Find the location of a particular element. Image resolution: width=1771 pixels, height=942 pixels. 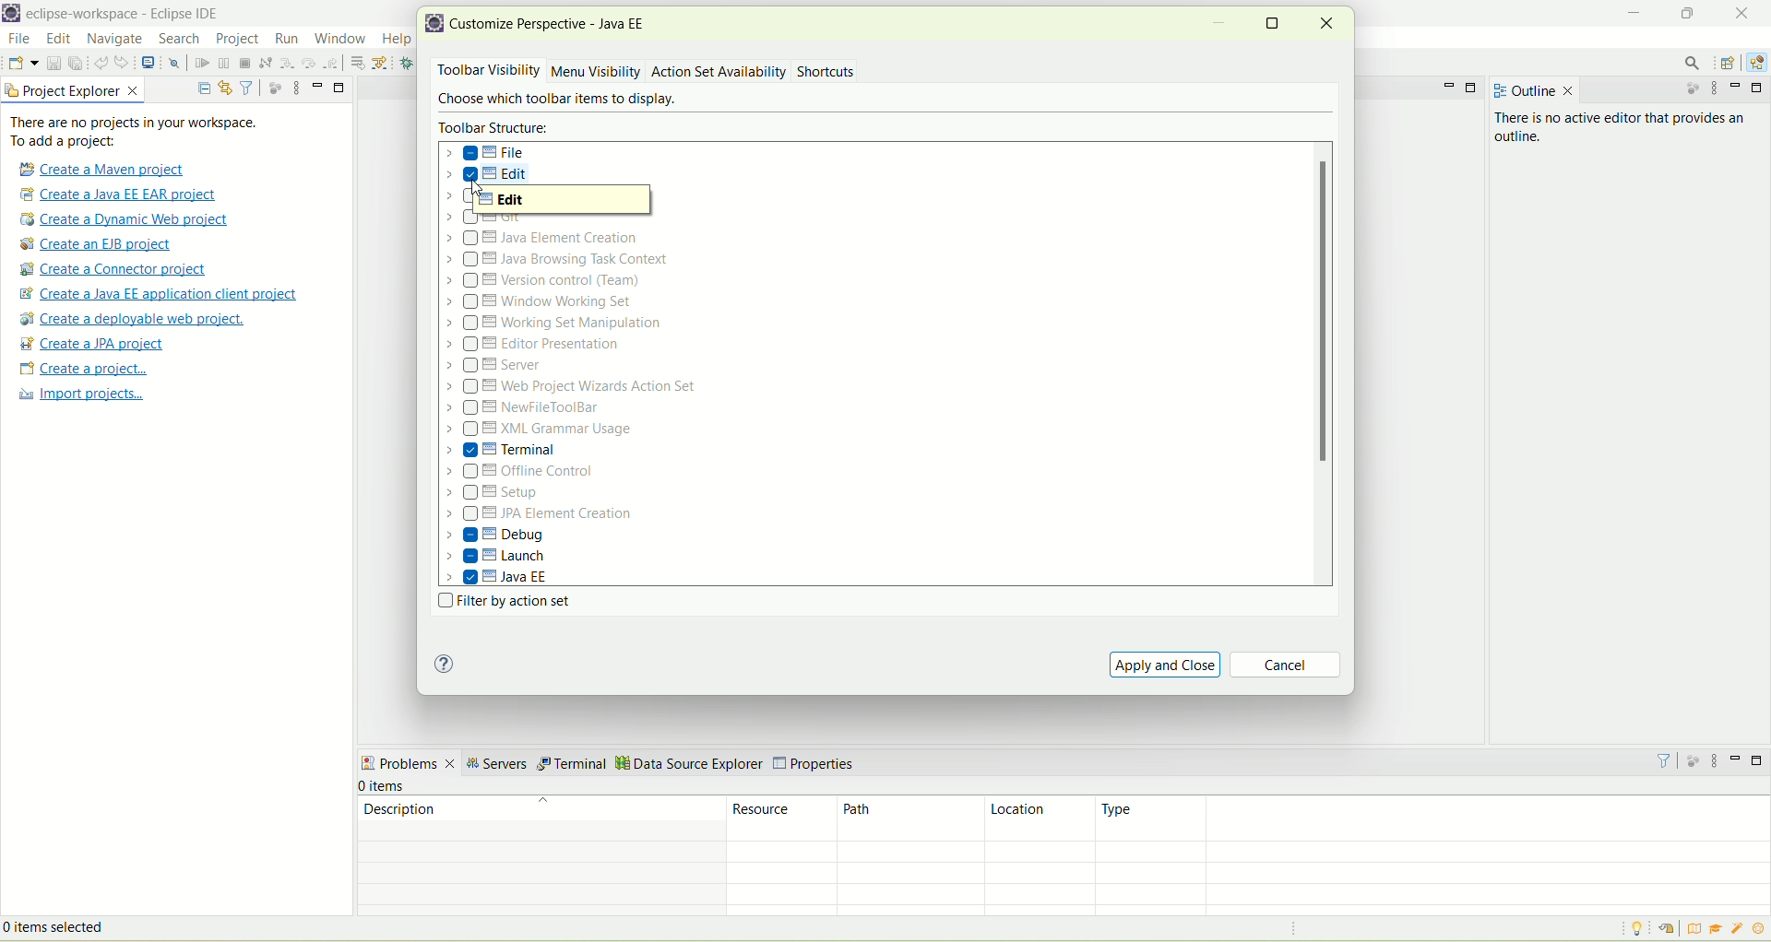

project is located at coordinates (236, 39).